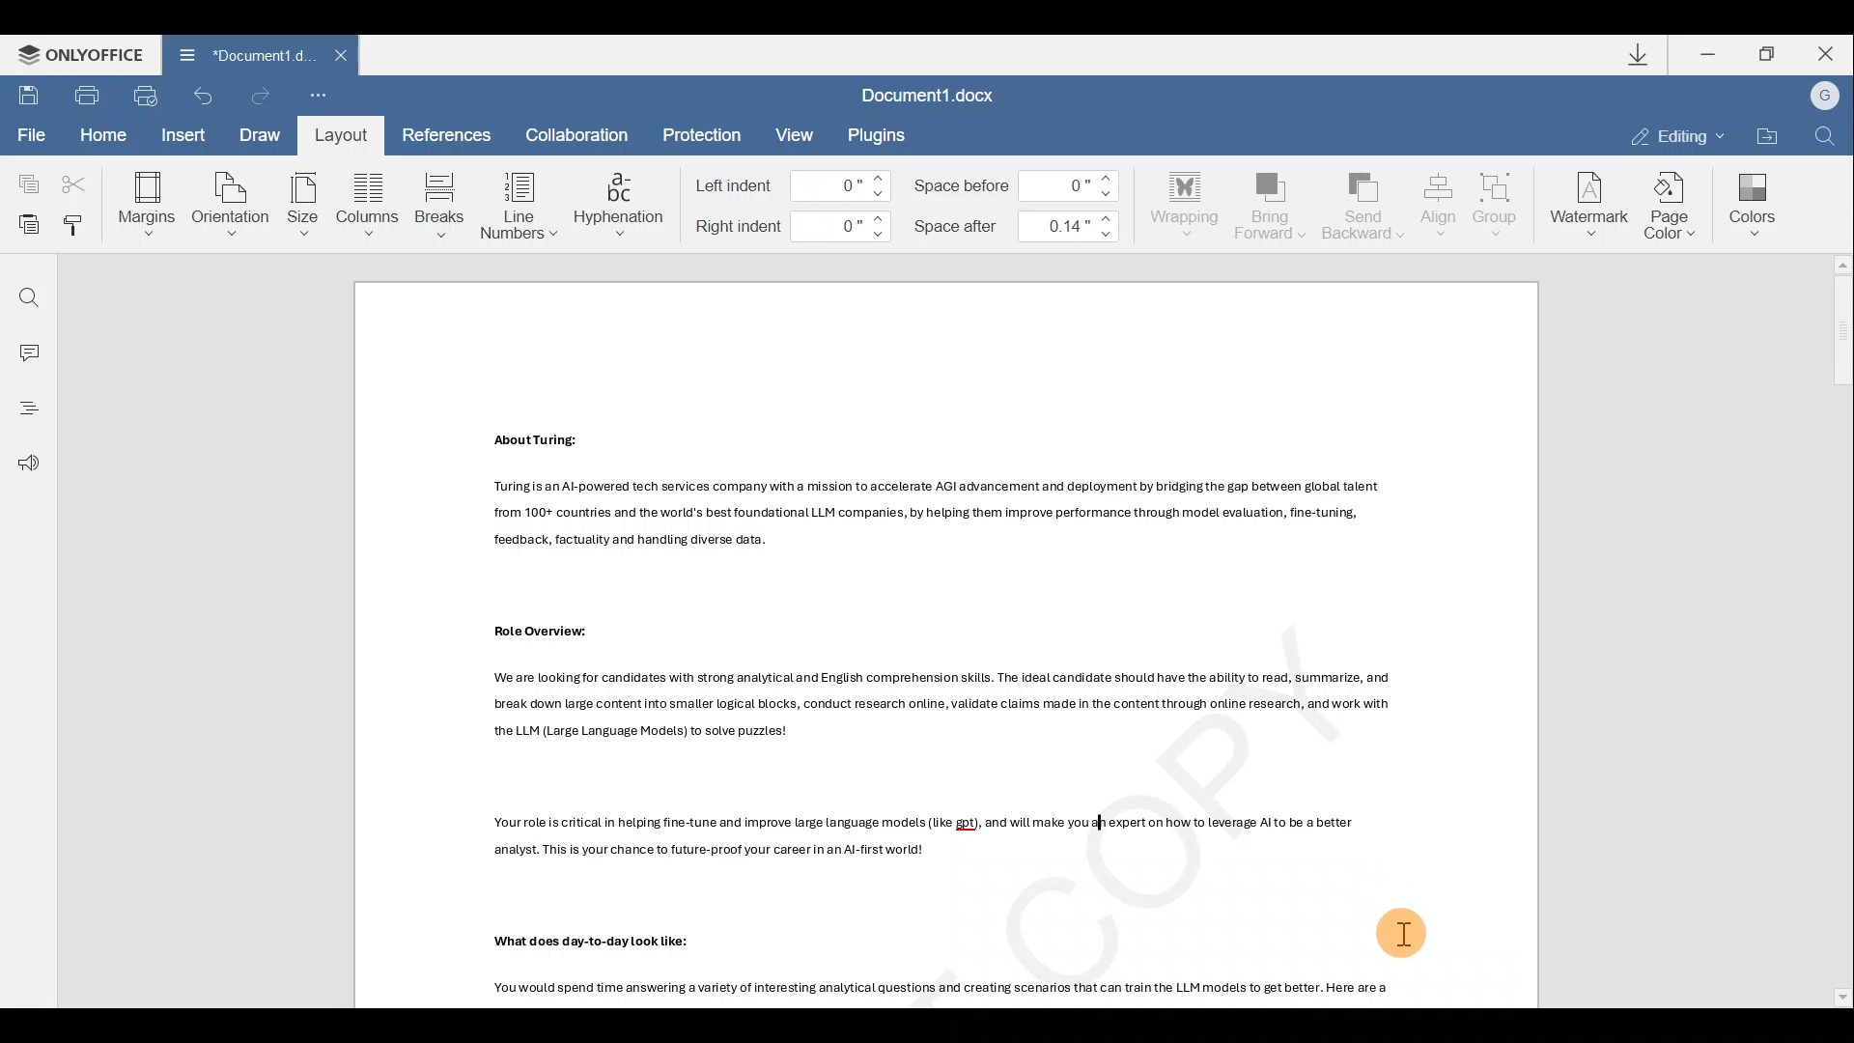 The width and height of the screenshot is (1854, 1043). I want to click on Cut, so click(74, 181).